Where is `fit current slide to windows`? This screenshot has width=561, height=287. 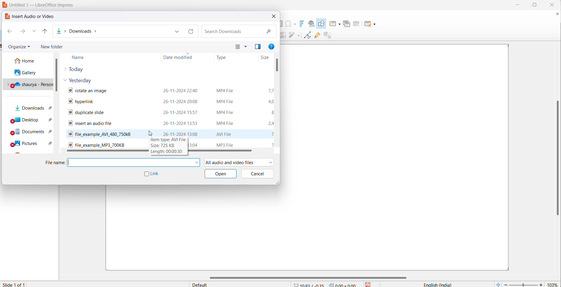 fit current slide to windows is located at coordinates (498, 284).